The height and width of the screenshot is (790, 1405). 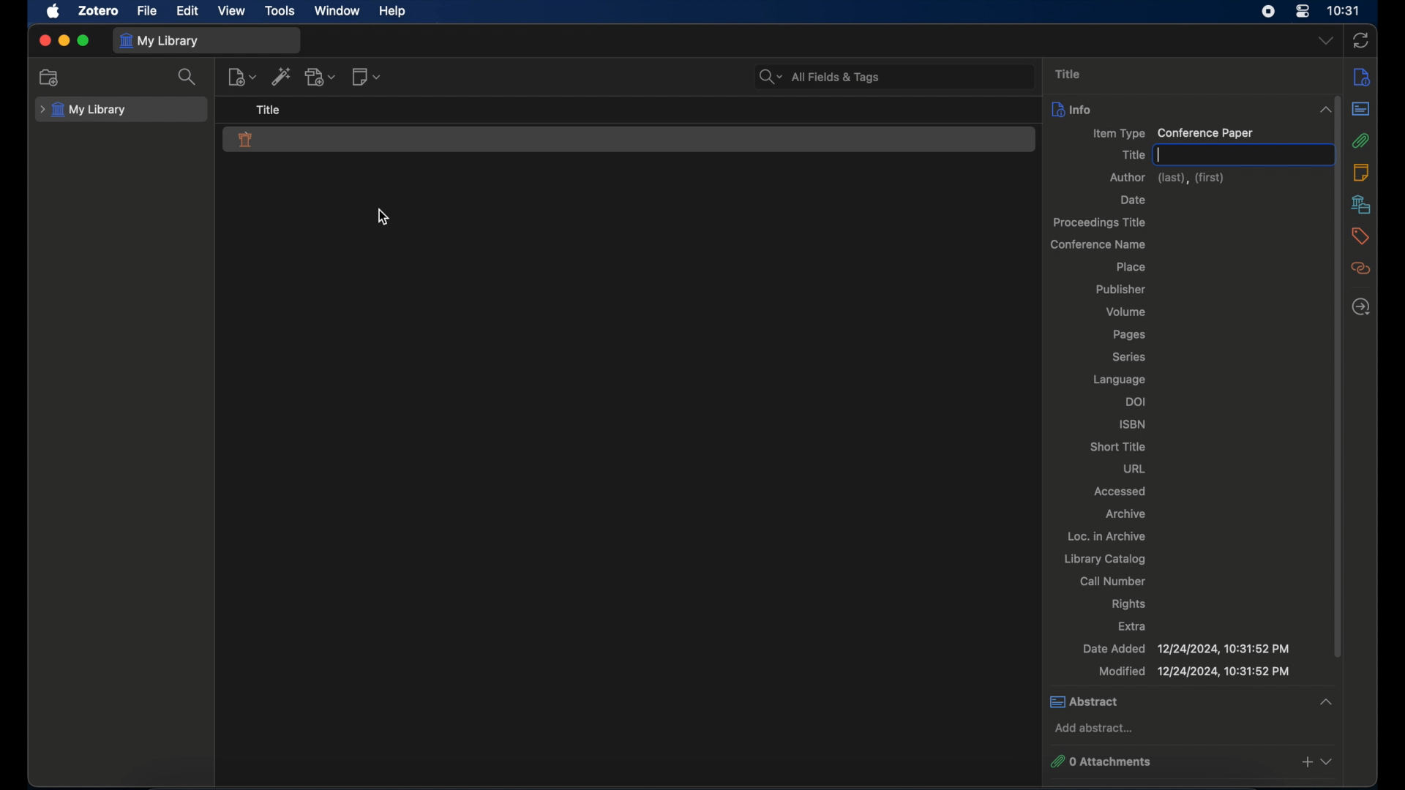 What do you see at coordinates (1344, 11) in the screenshot?
I see `time` at bounding box center [1344, 11].